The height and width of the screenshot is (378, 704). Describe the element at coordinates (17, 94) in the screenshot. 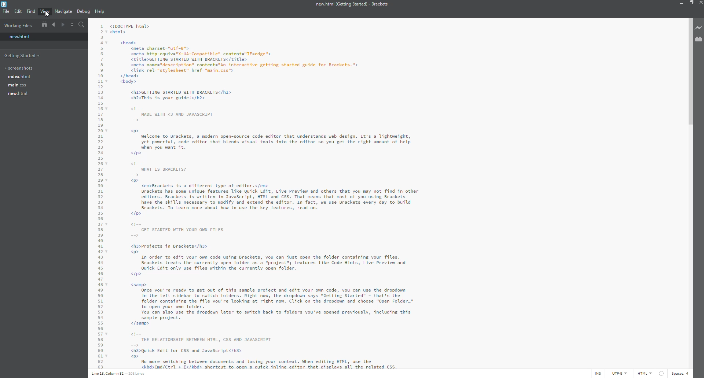

I see `new` at that location.